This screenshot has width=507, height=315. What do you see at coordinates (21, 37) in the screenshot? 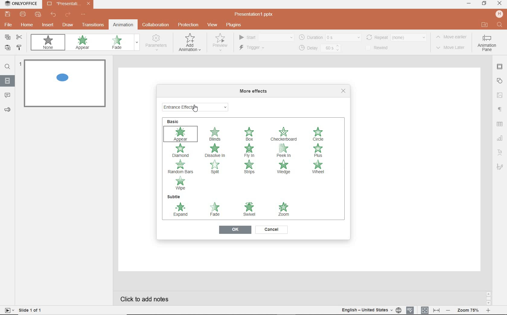
I see `cut` at bounding box center [21, 37].